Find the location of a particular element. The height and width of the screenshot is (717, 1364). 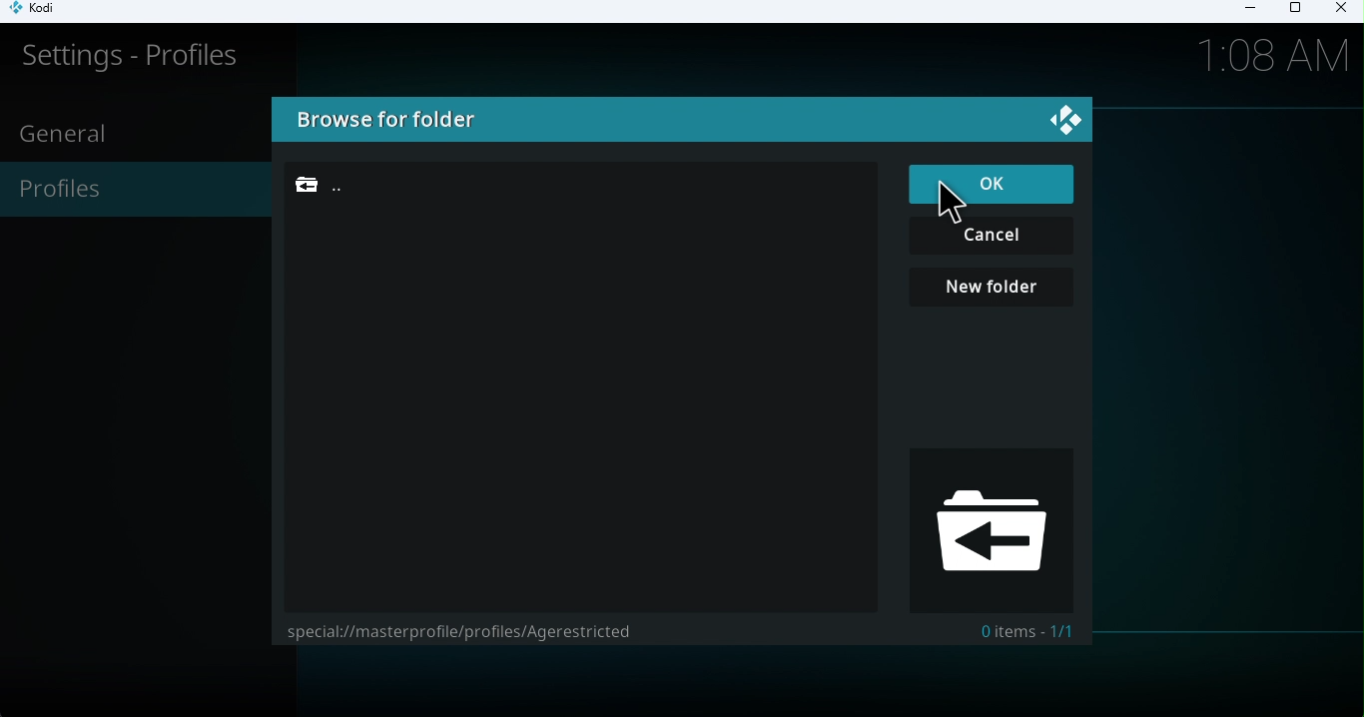

Maximize is located at coordinates (1294, 12).